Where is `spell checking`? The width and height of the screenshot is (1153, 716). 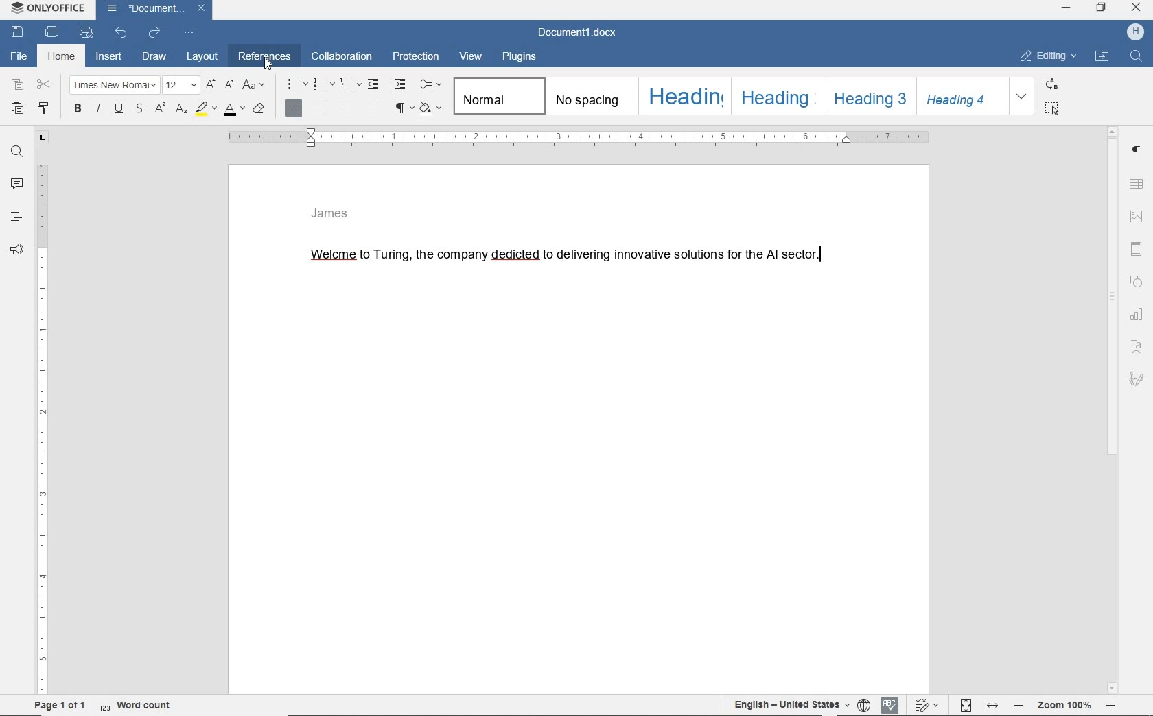 spell checking is located at coordinates (890, 704).